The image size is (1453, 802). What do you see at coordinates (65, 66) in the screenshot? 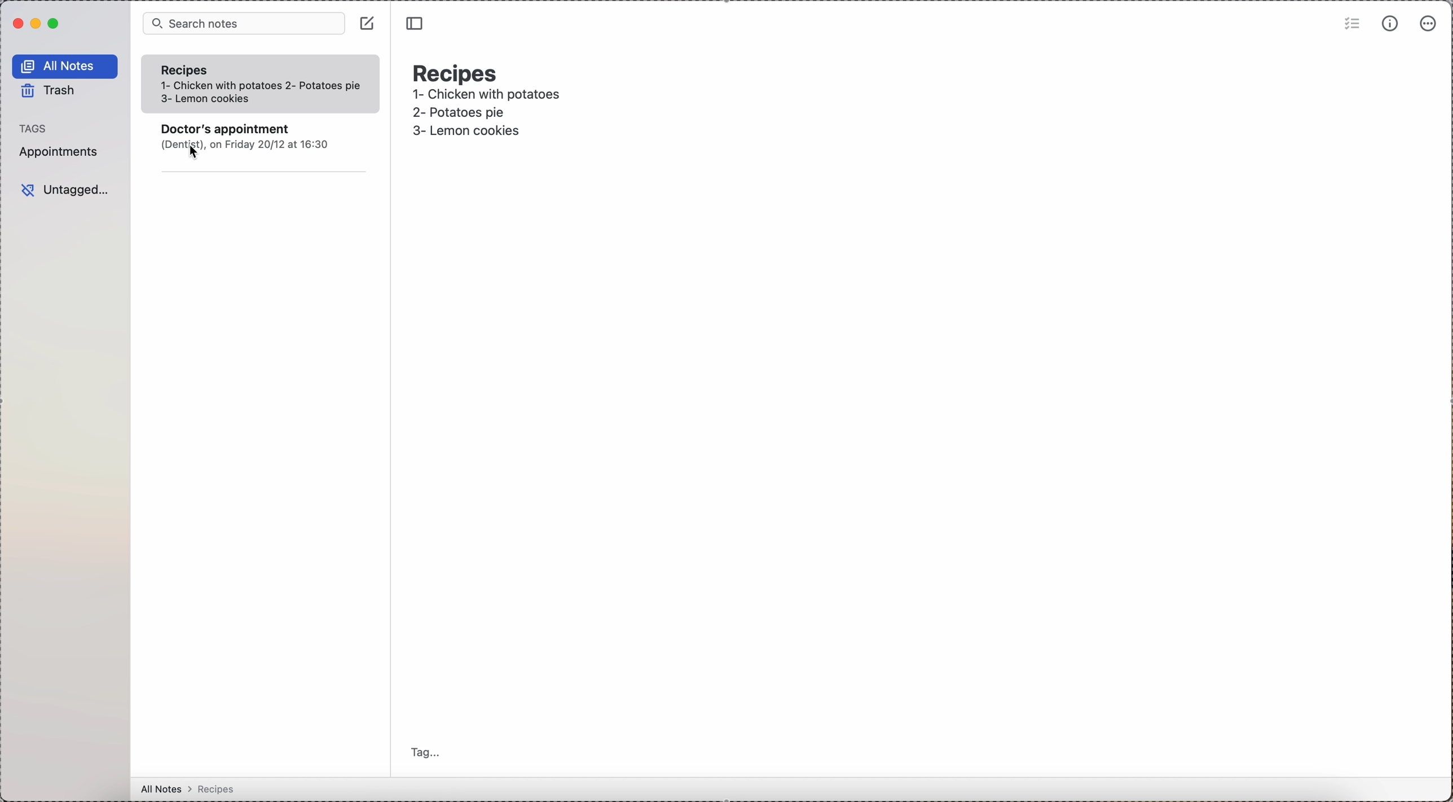
I see `all notes` at bounding box center [65, 66].